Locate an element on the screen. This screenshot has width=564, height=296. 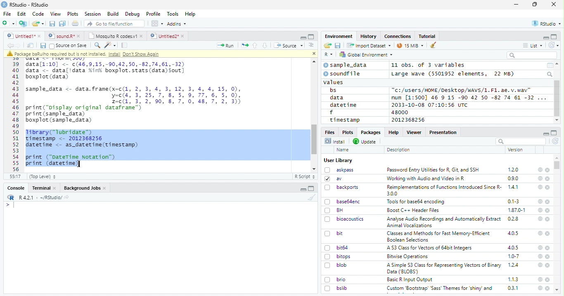
Show in new window is located at coordinates (31, 45).